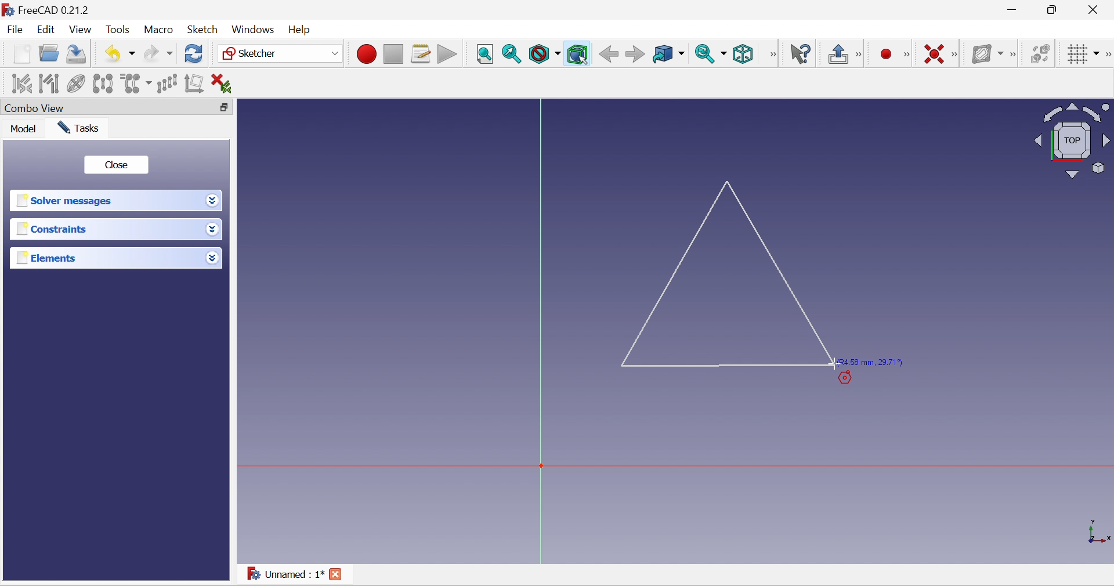 Image resolution: width=1114 pixels, height=586 pixels. What do you see at coordinates (77, 82) in the screenshot?
I see `Show/hide internal geometry` at bounding box center [77, 82].